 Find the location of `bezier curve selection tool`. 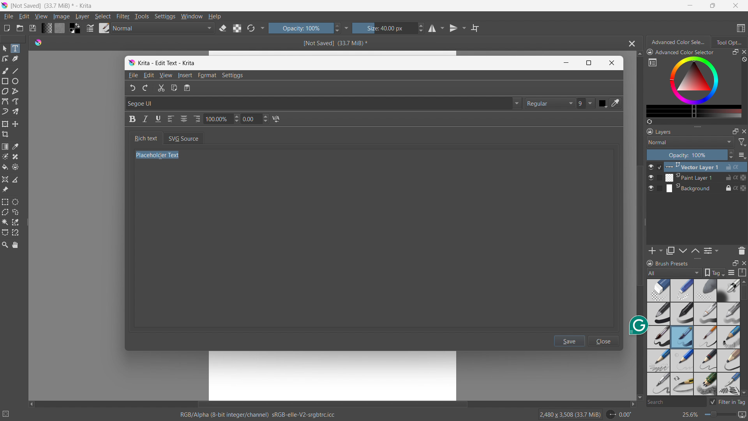

bezier curve selection tool is located at coordinates (5, 233).